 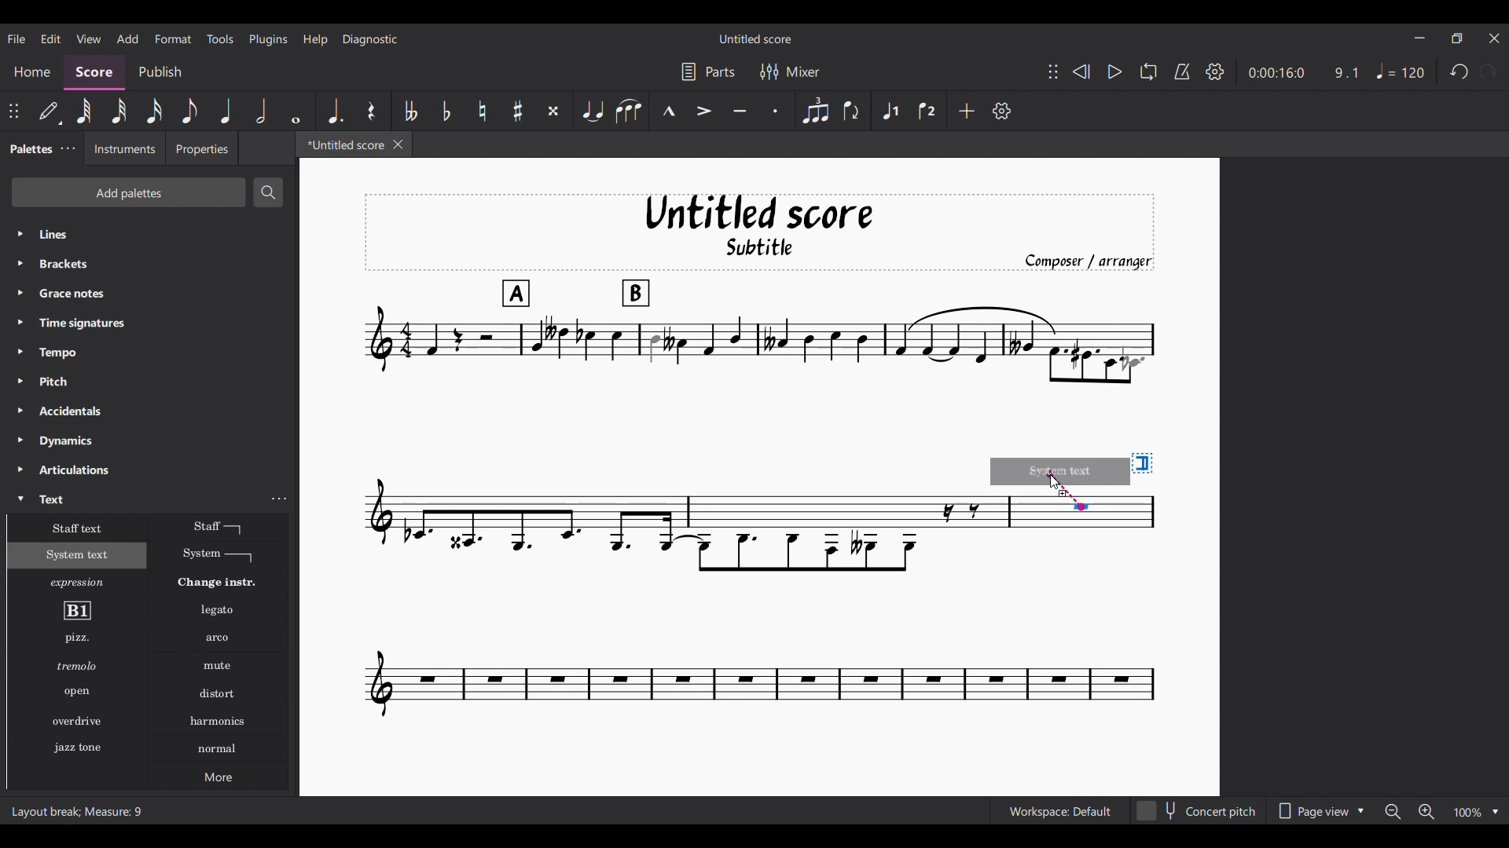 What do you see at coordinates (77, 721) in the screenshot?
I see `Overdrive` at bounding box center [77, 721].